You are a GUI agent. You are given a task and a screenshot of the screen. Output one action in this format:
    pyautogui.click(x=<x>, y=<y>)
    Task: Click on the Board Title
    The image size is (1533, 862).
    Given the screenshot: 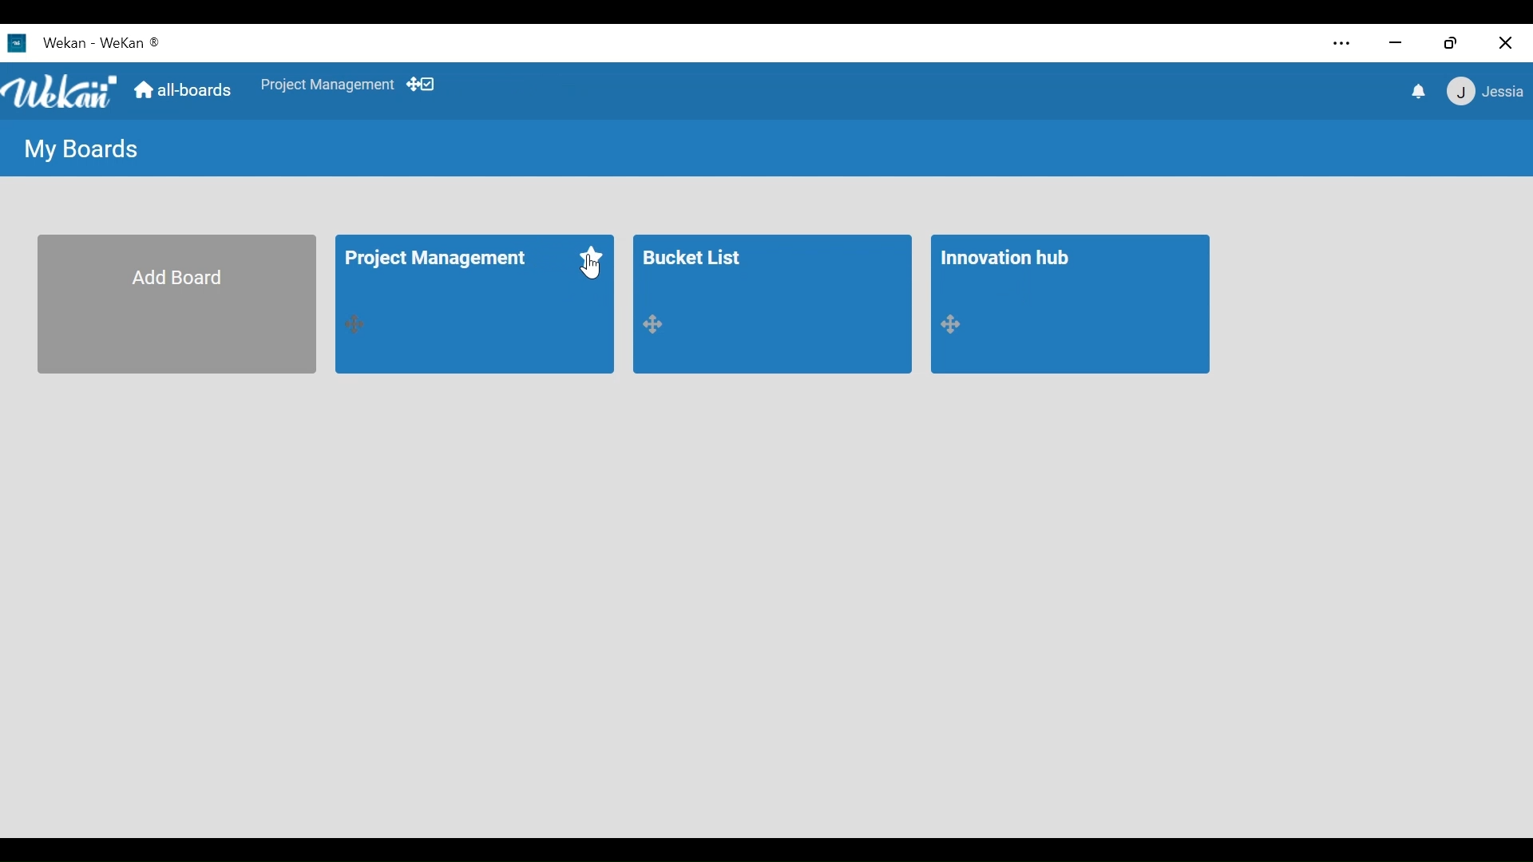 What is the action you would take?
    pyautogui.click(x=438, y=261)
    